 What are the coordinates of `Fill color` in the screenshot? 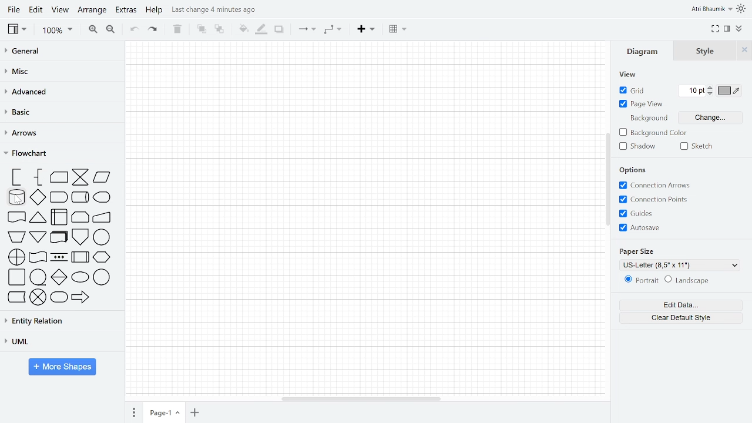 It's located at (243, 30).